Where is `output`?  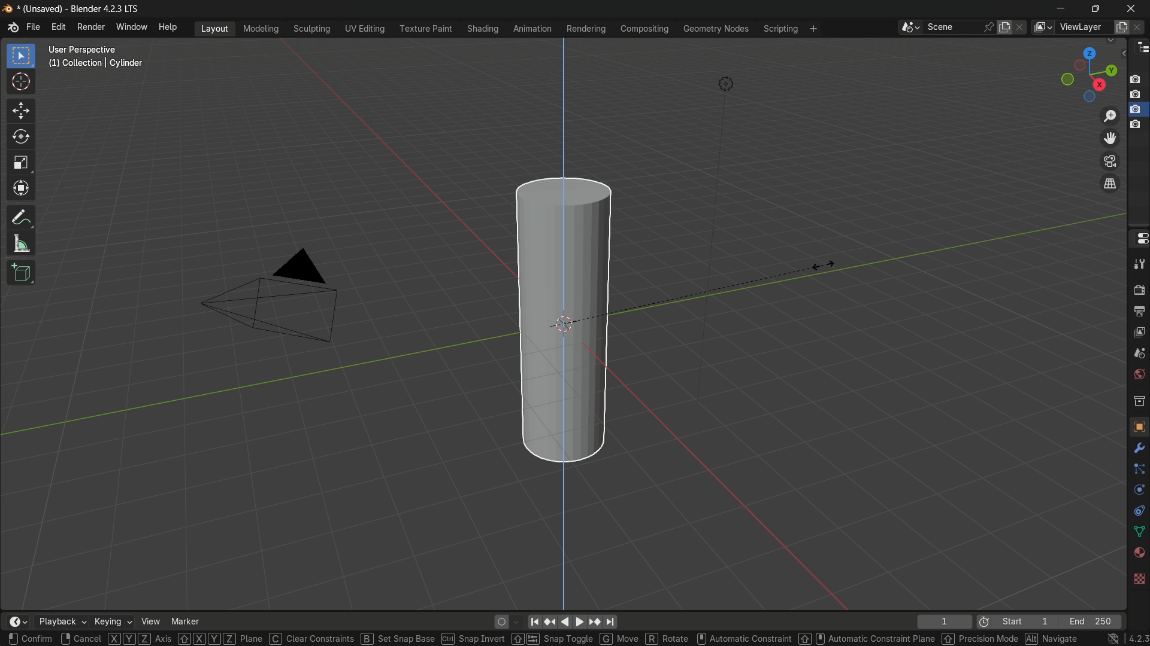 output is located at coordinates (1138, 313).